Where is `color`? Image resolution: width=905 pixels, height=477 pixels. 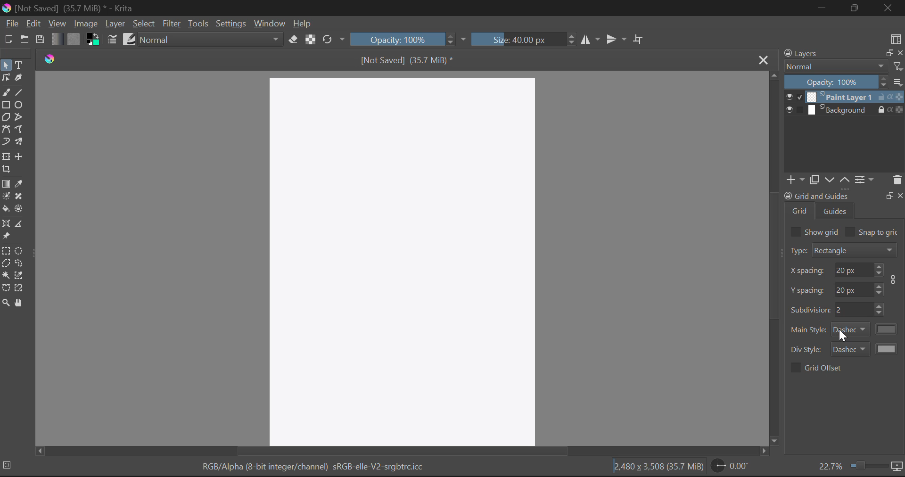
color is located at coordinates (888, 348).